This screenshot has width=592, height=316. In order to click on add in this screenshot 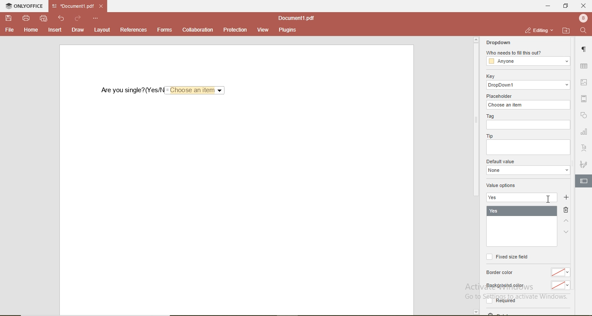, I will do `click(567, 198)`.